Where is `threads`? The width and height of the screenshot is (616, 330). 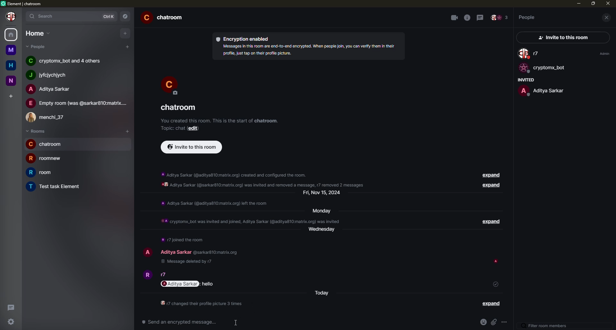 threads is located at coordinates (481, 17).